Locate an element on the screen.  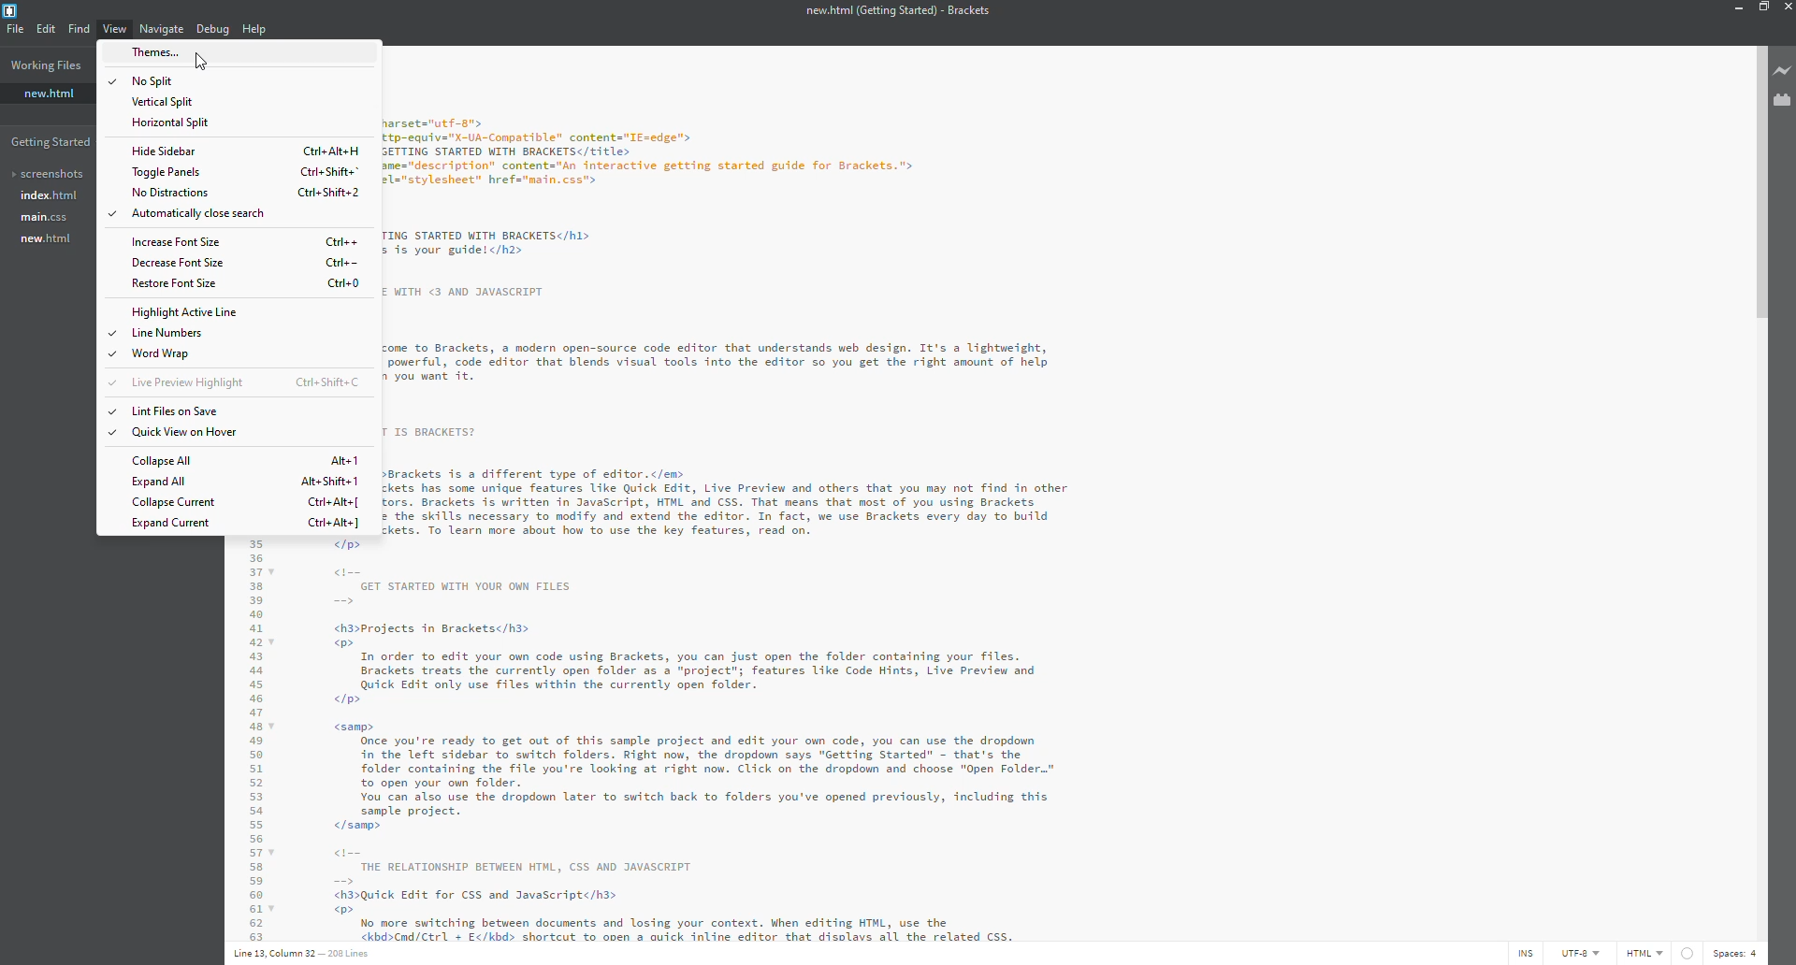
expand all is located at coordinates (156, 482).